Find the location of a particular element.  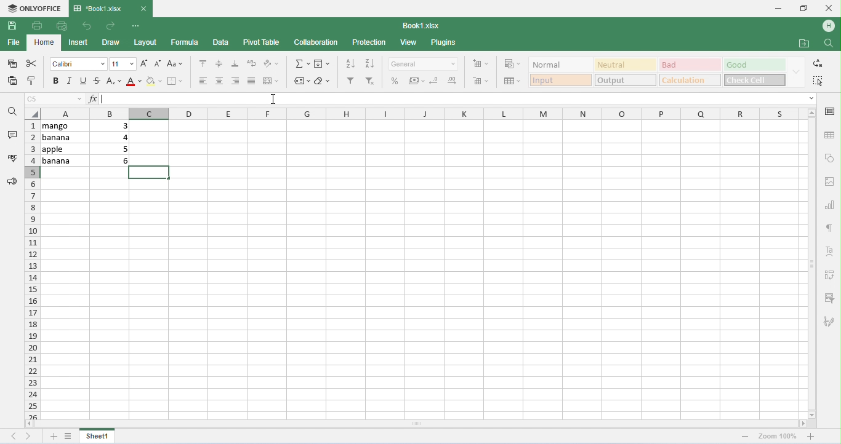

bold is located at coordinates (55, 81).